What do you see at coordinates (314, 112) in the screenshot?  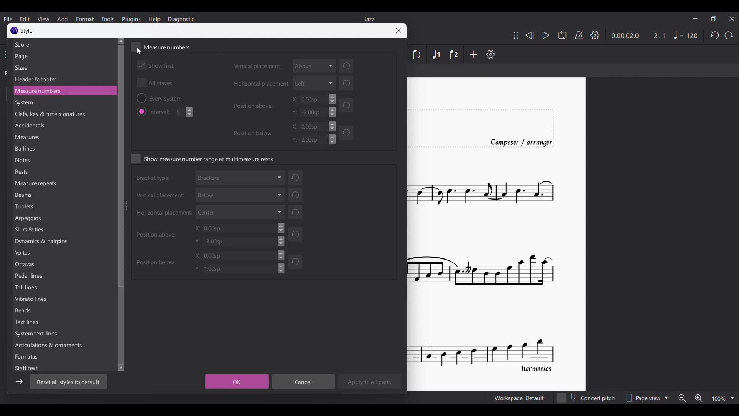 I see `Y` at bounding box center [314, 112].